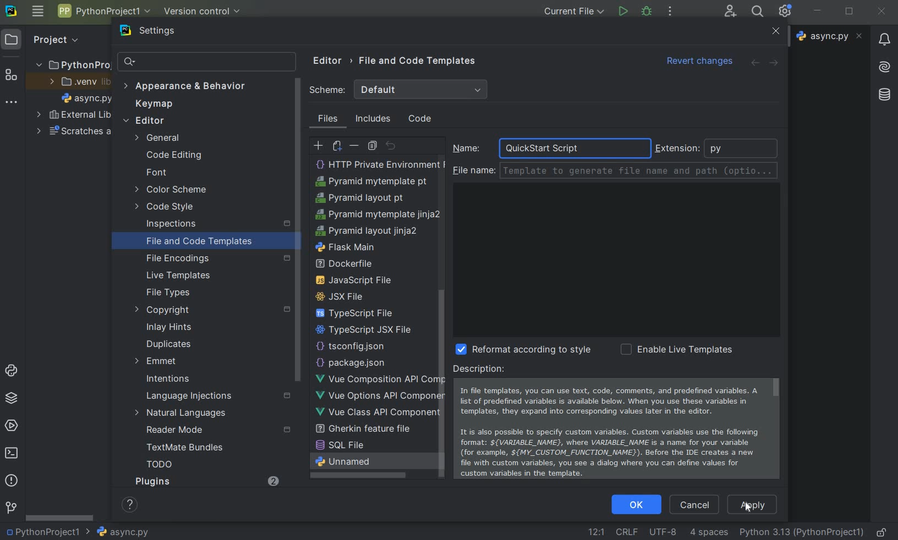  Describe the element at coordinates (12, 77) in the screenshot. I see `structure` at that location.